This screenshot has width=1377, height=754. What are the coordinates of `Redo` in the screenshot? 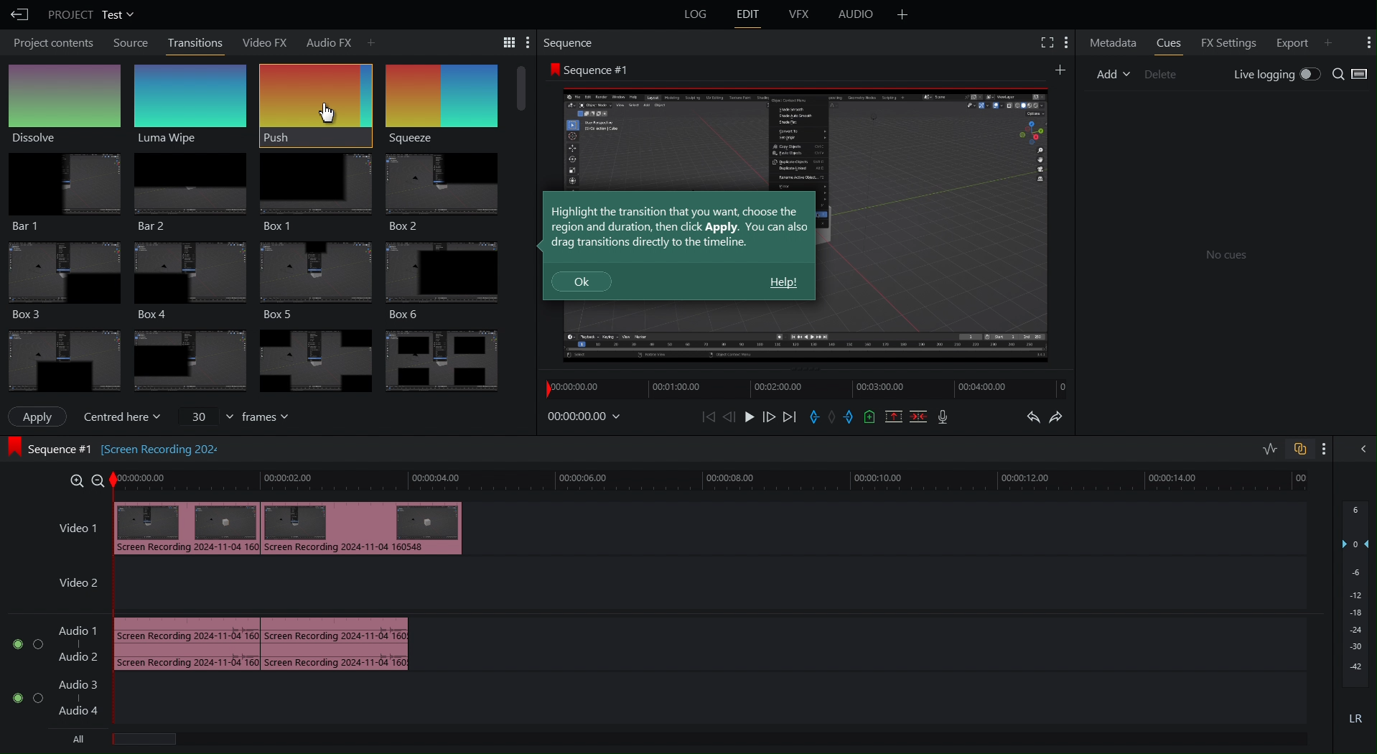 It's located at (1067, 416).